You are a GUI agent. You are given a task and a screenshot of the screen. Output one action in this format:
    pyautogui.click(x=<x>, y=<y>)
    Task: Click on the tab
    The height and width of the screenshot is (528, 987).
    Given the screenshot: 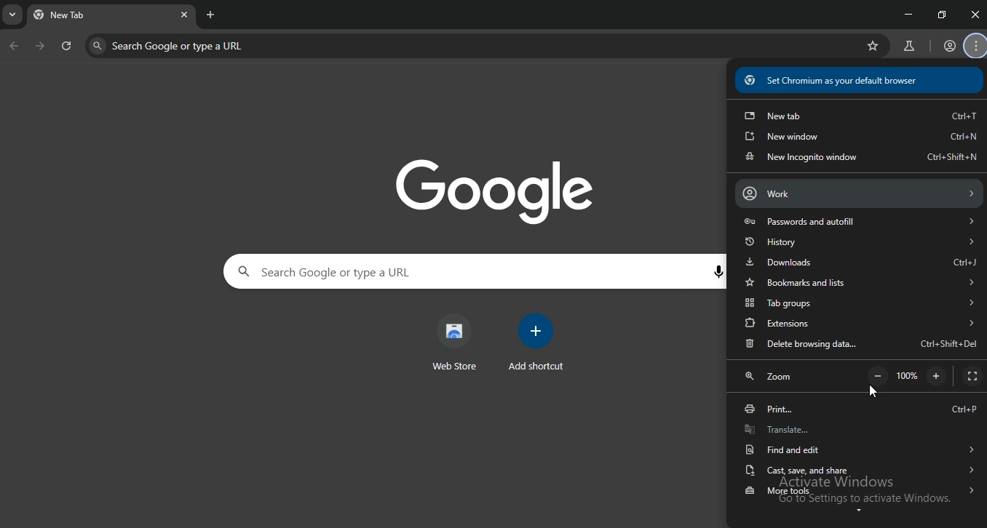 What is the action you would take?
    pyautogui.click(x=82, y=17)
    